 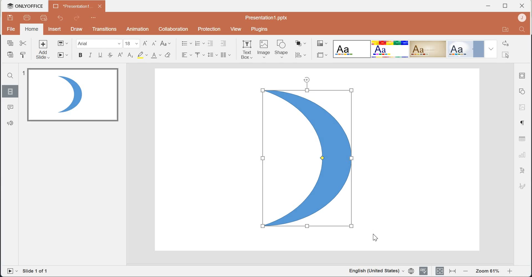 I want to click on Change case, so click(x=165, y=43).